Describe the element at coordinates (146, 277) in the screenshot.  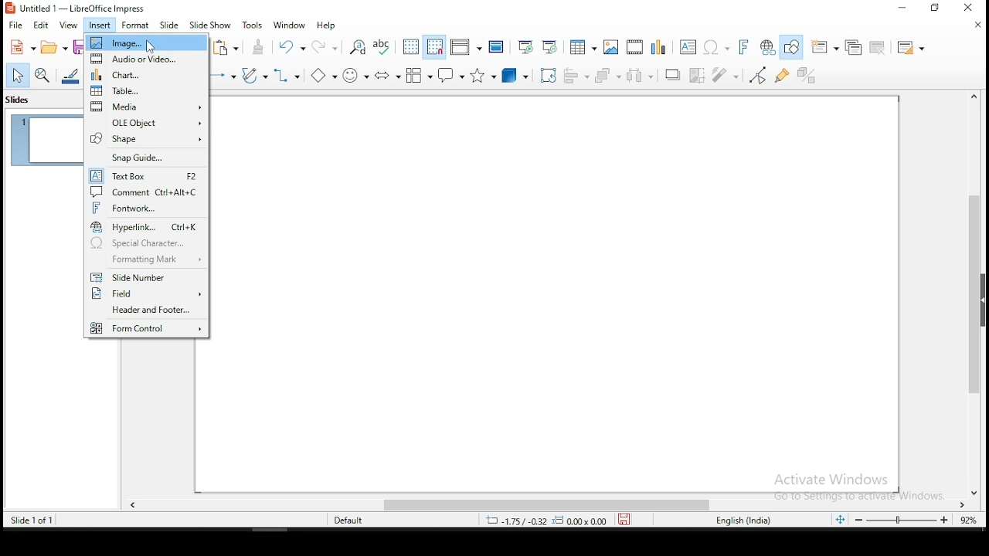
I see `slide number` at that location.